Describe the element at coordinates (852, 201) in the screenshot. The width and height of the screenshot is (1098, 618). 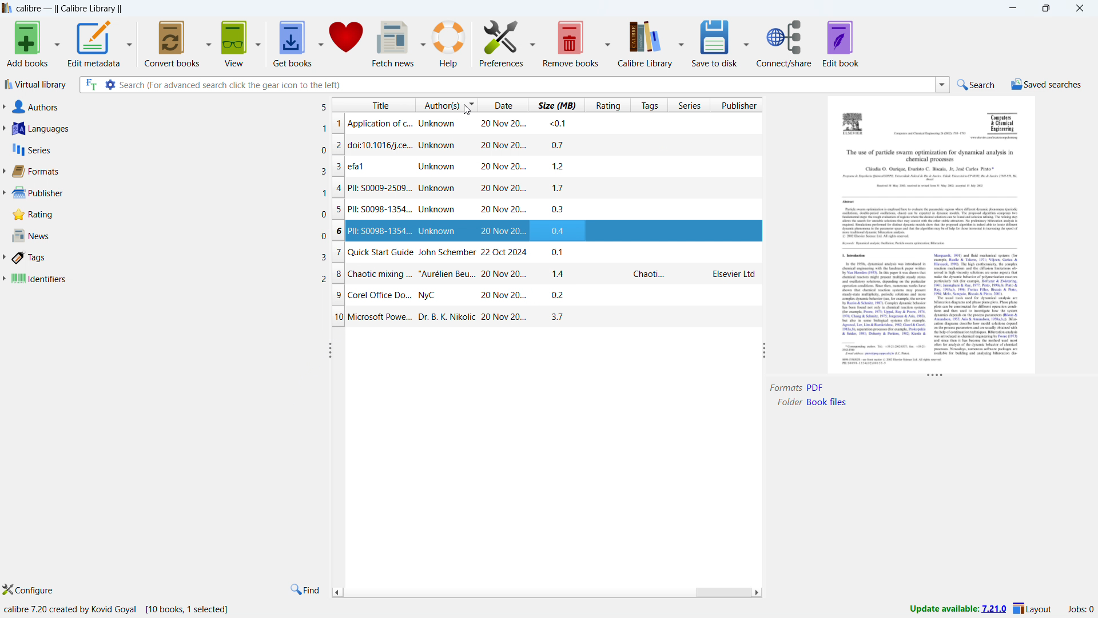
I see `` at that location.